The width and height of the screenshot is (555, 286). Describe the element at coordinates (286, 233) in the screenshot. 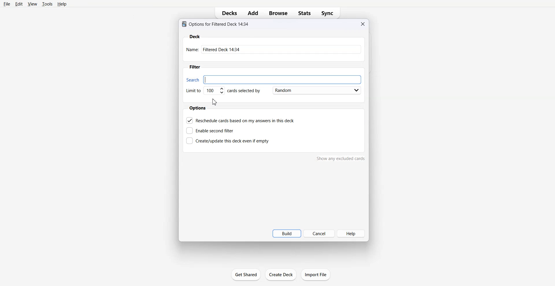

I see `Build` at that location.